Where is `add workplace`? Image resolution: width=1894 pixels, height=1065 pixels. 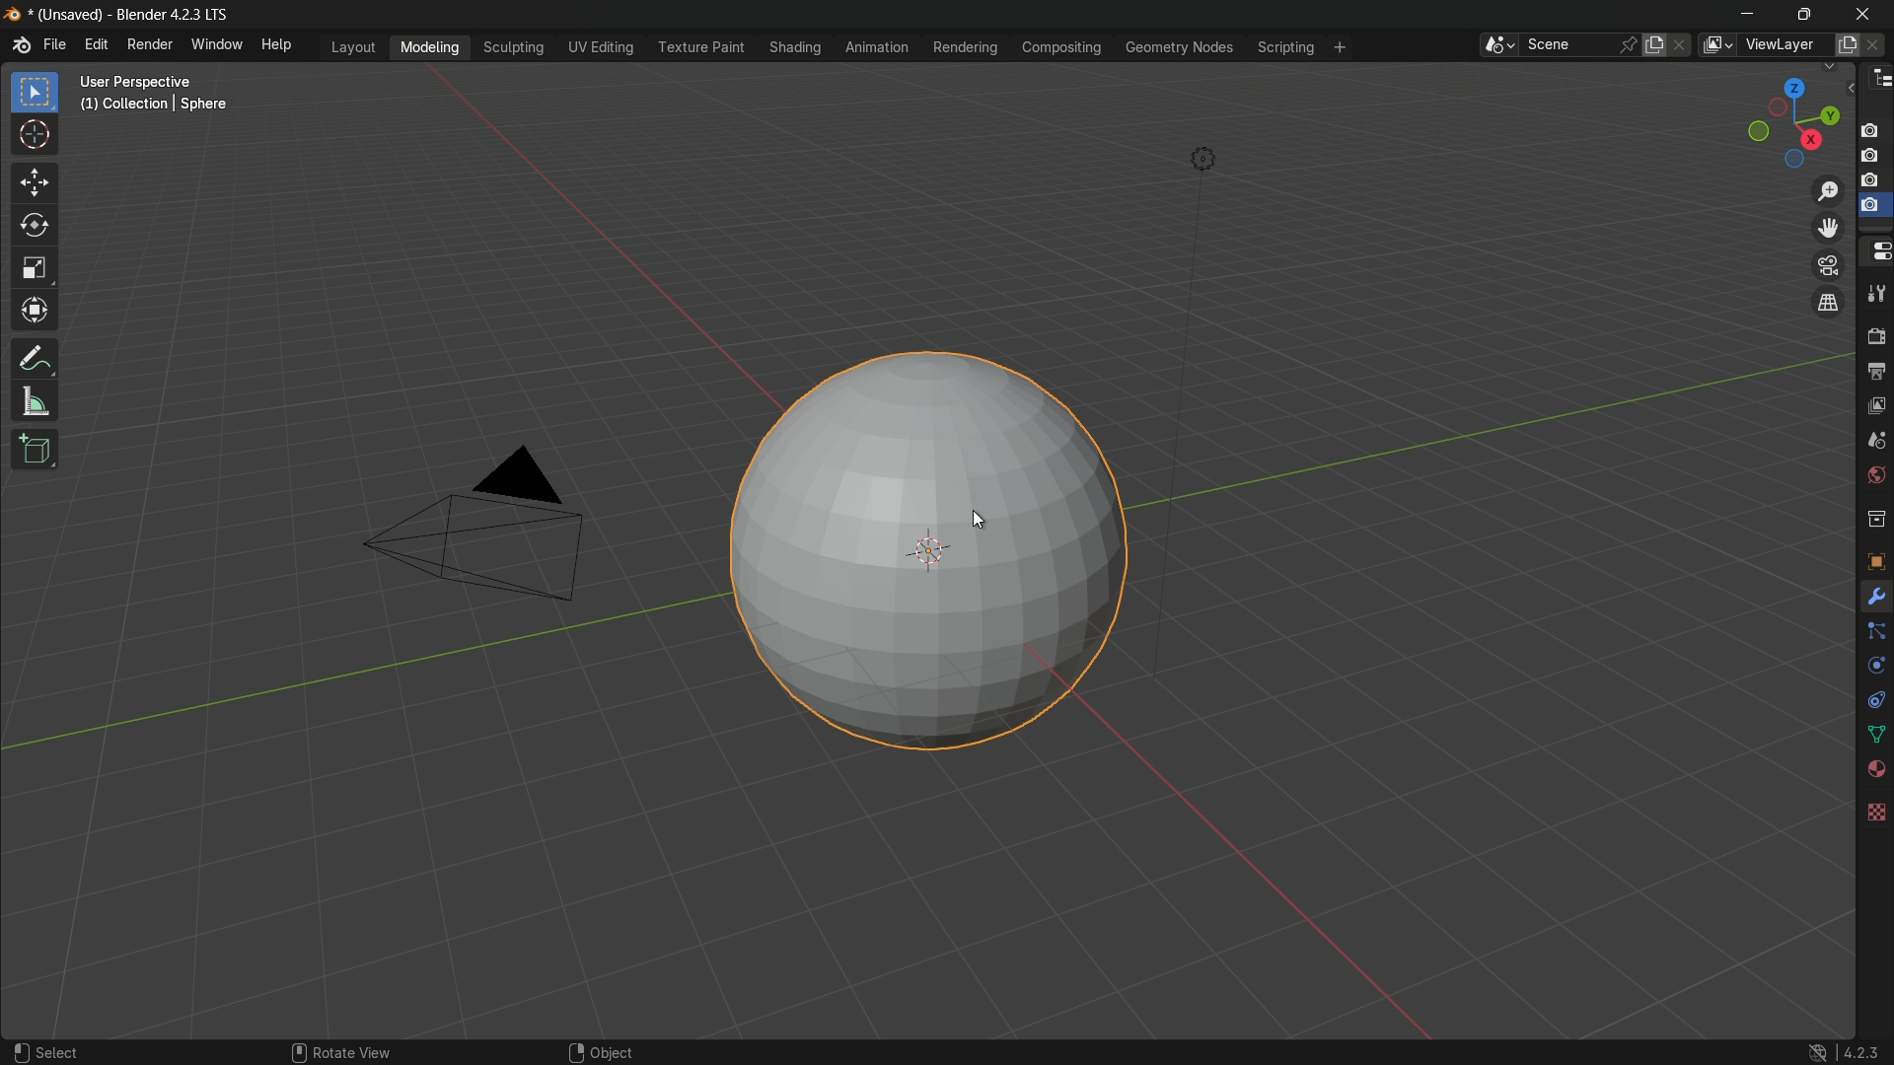 add workplace is located at coordinates (1337, 47).